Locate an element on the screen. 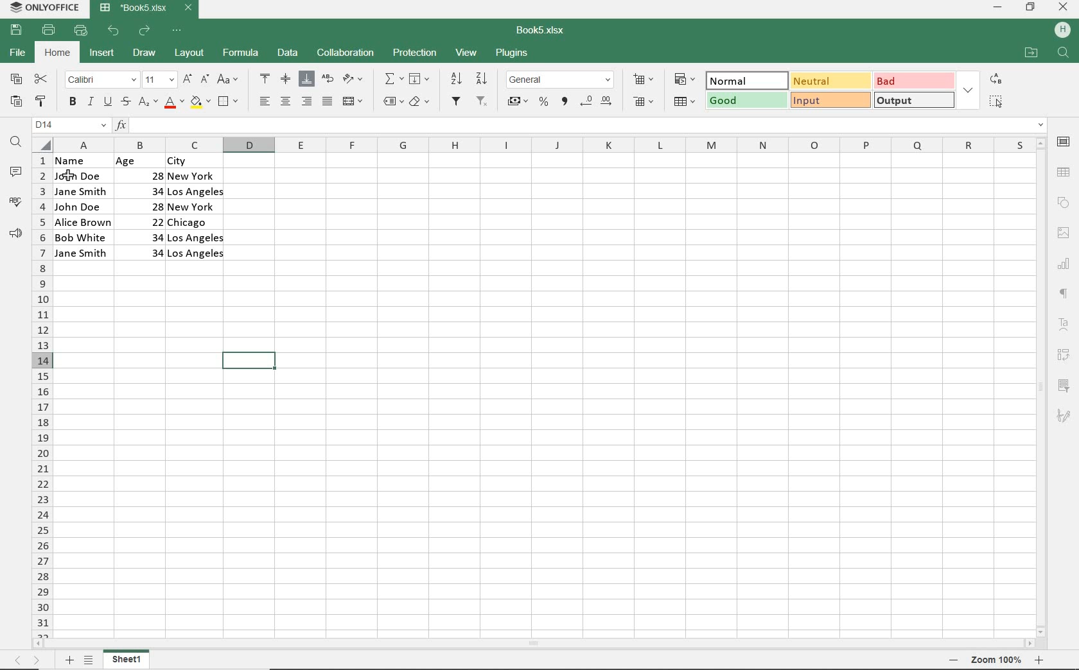 The image size is (1079, 670). ALIGN LEFT is located at coordinates (263, 102).